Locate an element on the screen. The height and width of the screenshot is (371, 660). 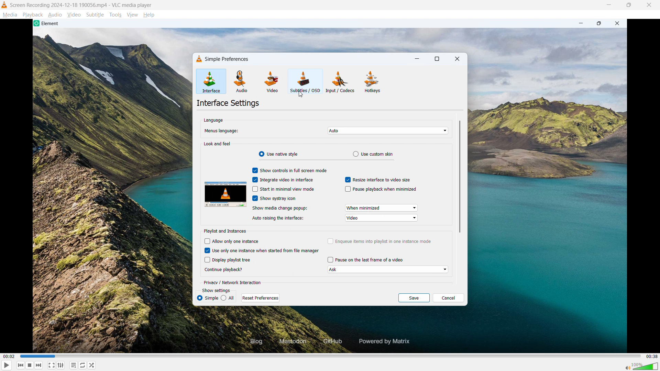
When minimized is located at coordinates (382, 208).